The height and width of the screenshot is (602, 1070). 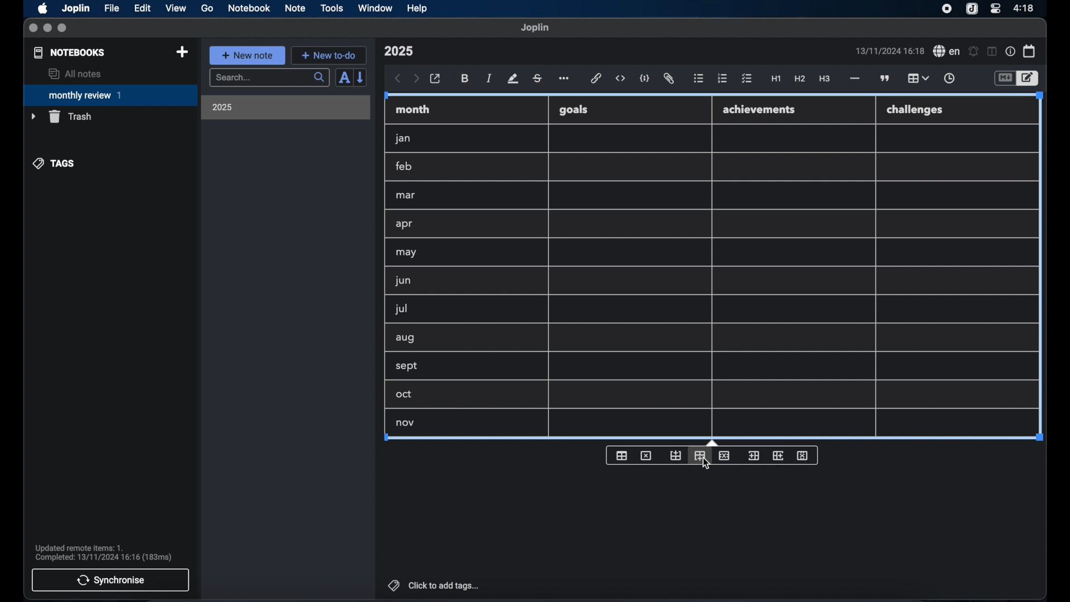 I want to click on forward, so click(x=416, y=79).